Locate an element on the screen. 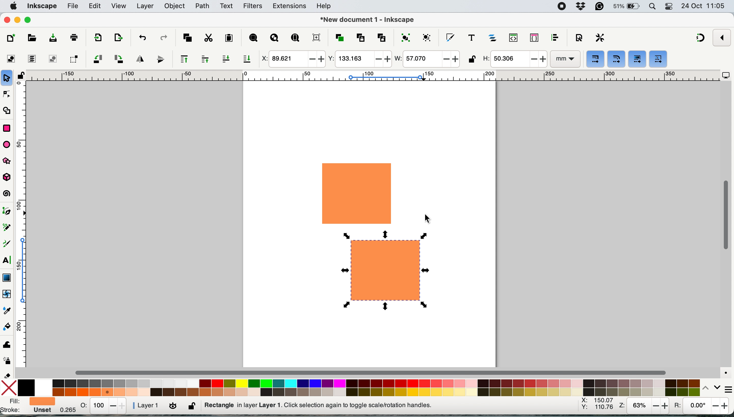 The image size is (734, 417). calligraphy tool is located at coordinates (7, 244).